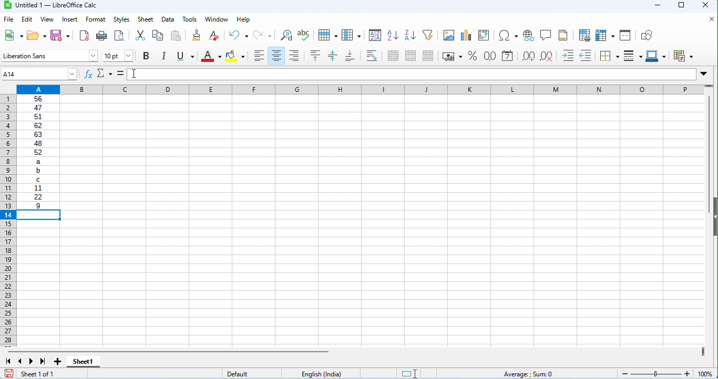  What do you see at coordinates (38, 134) in the screenshot?
I see `63` at bounding box center [38, 134].